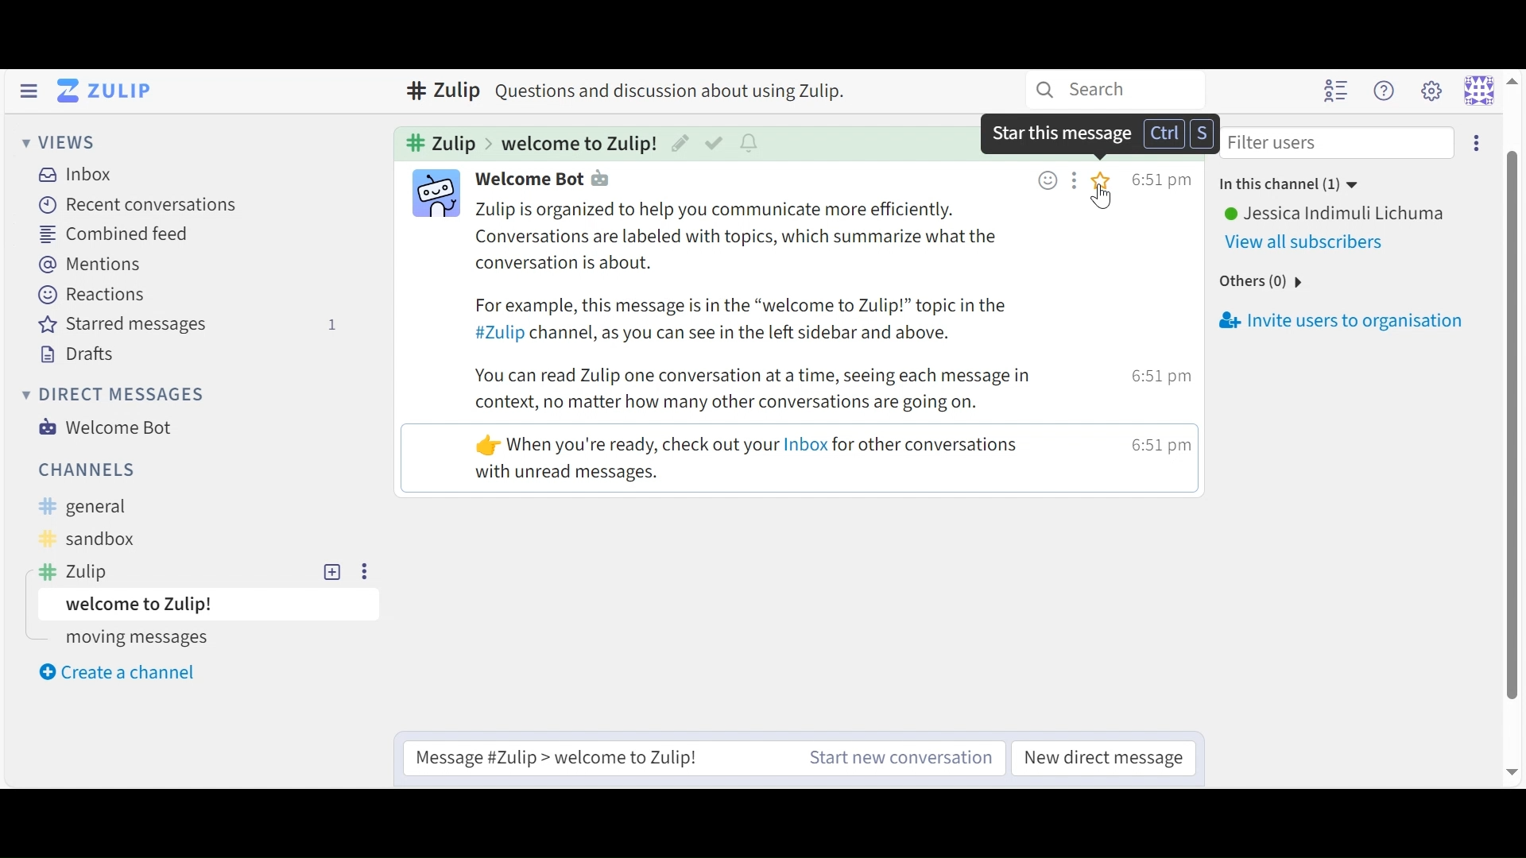 The height and width of the screenshot is (858, 1526). Describe the element at coordinates (679, 93) in the screenshot. I see `text` at that location.